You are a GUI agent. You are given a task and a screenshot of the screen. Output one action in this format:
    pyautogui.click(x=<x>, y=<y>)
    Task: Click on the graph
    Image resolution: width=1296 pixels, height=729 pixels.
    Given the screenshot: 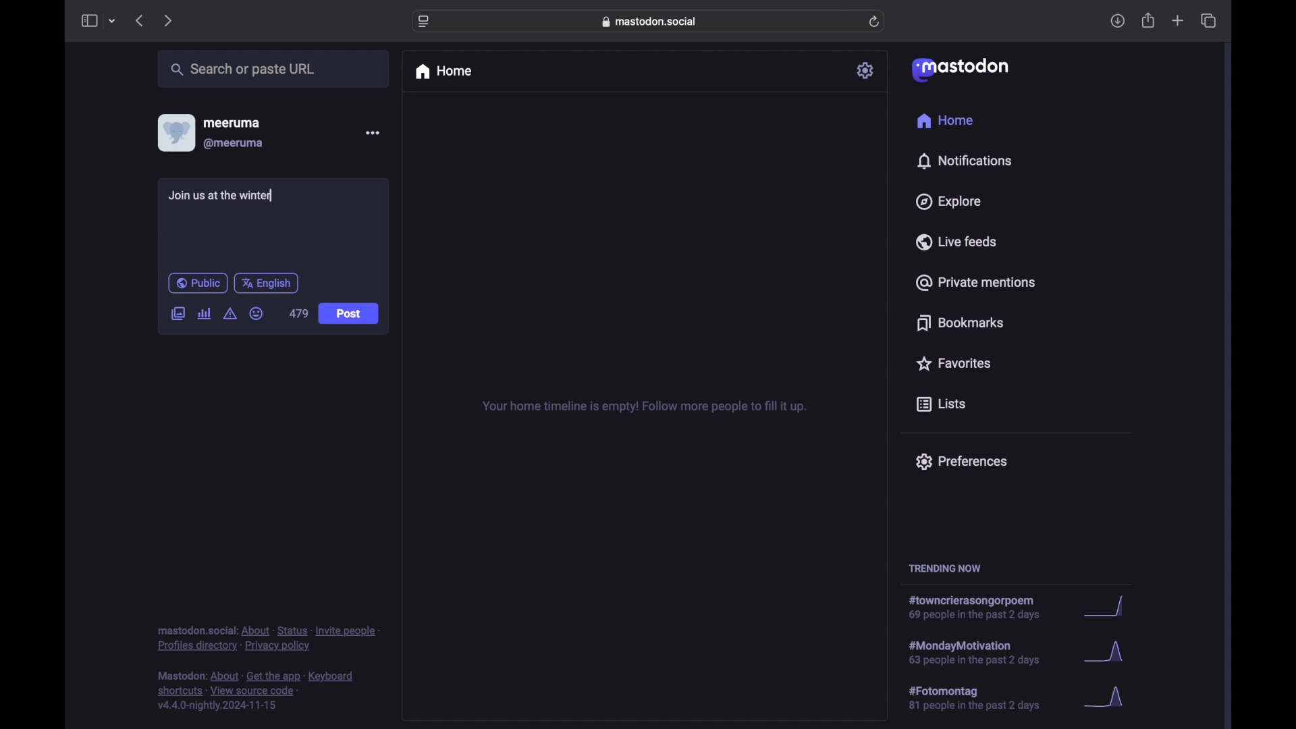 What is the action you would take?
    pyautogui.click(x=1108, y=698)
    